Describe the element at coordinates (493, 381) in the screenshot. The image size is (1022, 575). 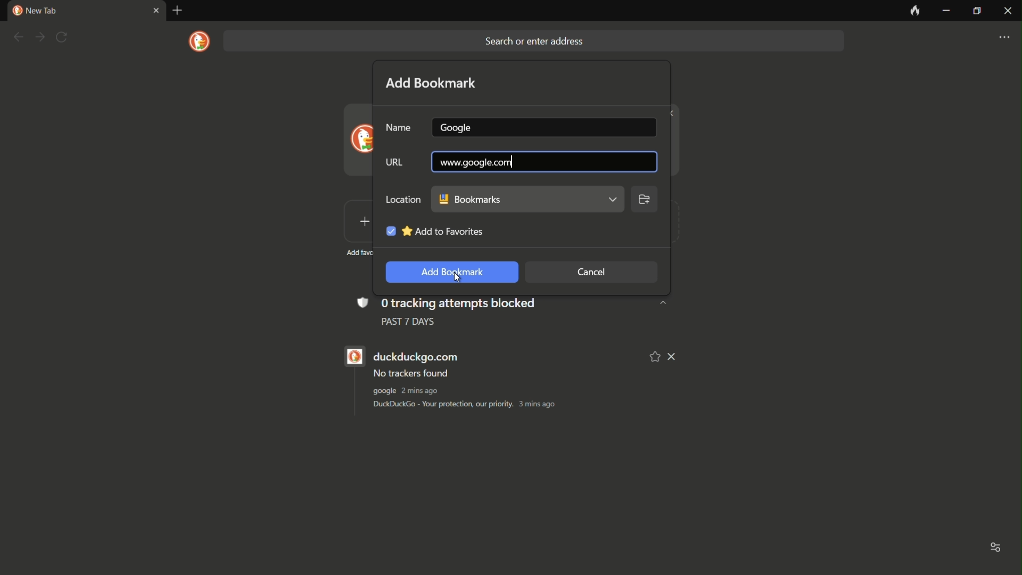
I see `duckduckgo.com

No trackers found

google 1min ago

DuckDuckGo - Your protection, our priority. 2 mins ago` at that location.